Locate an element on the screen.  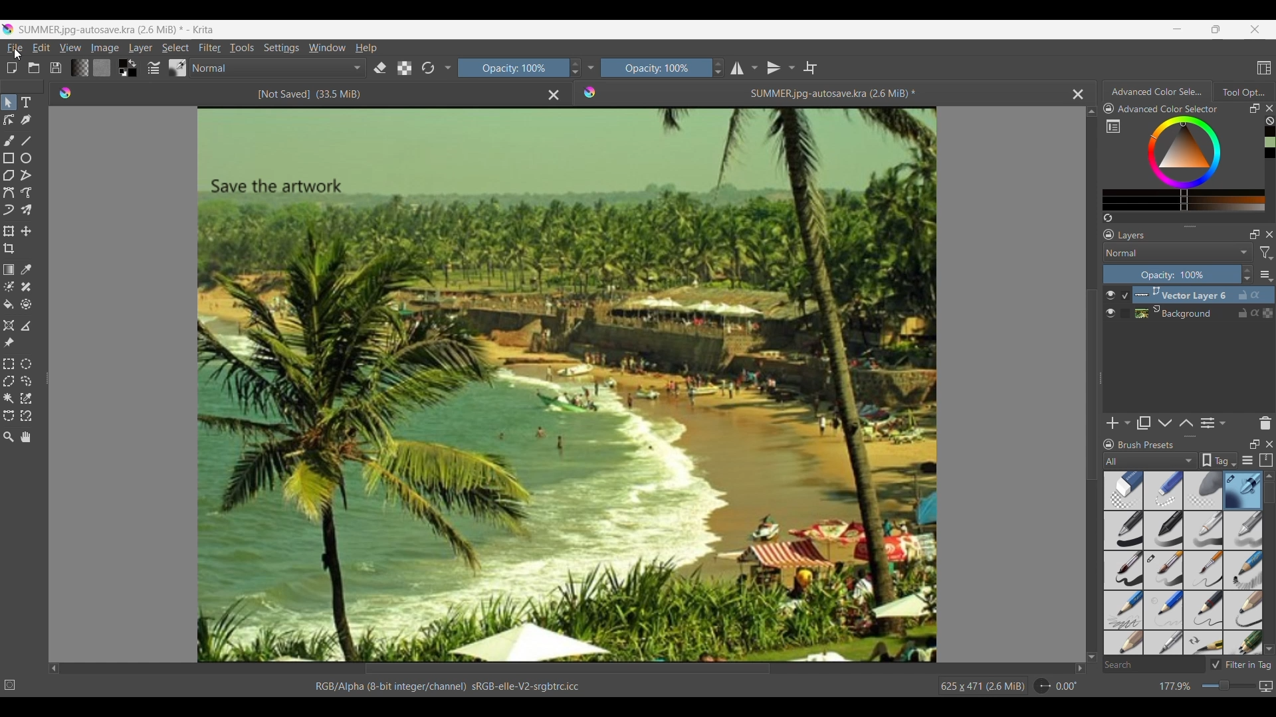
Close panel is located at coordinates (1269, 444).